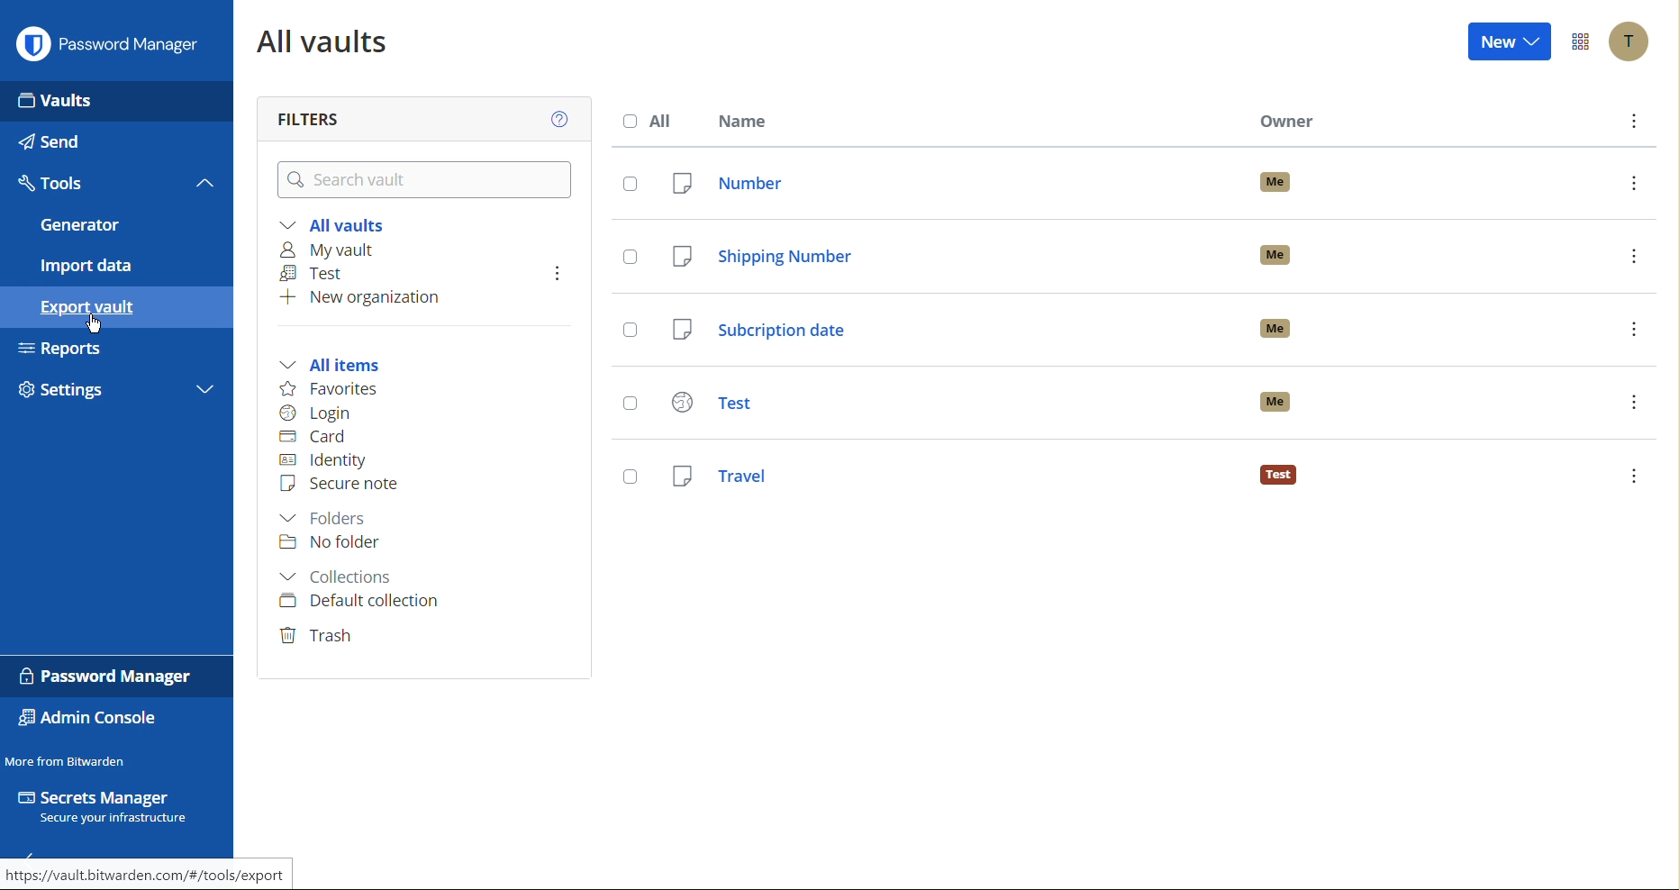 The height and width of the screenshot is (890, 1679). I want to click on Password Manager, so click(107, 675).